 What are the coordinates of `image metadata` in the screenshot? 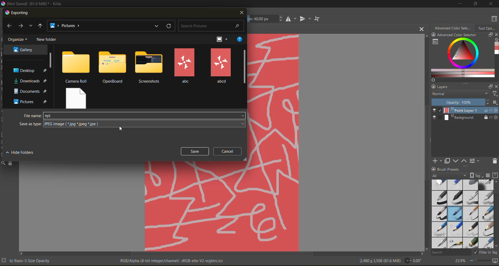 It's located at (380, 260).